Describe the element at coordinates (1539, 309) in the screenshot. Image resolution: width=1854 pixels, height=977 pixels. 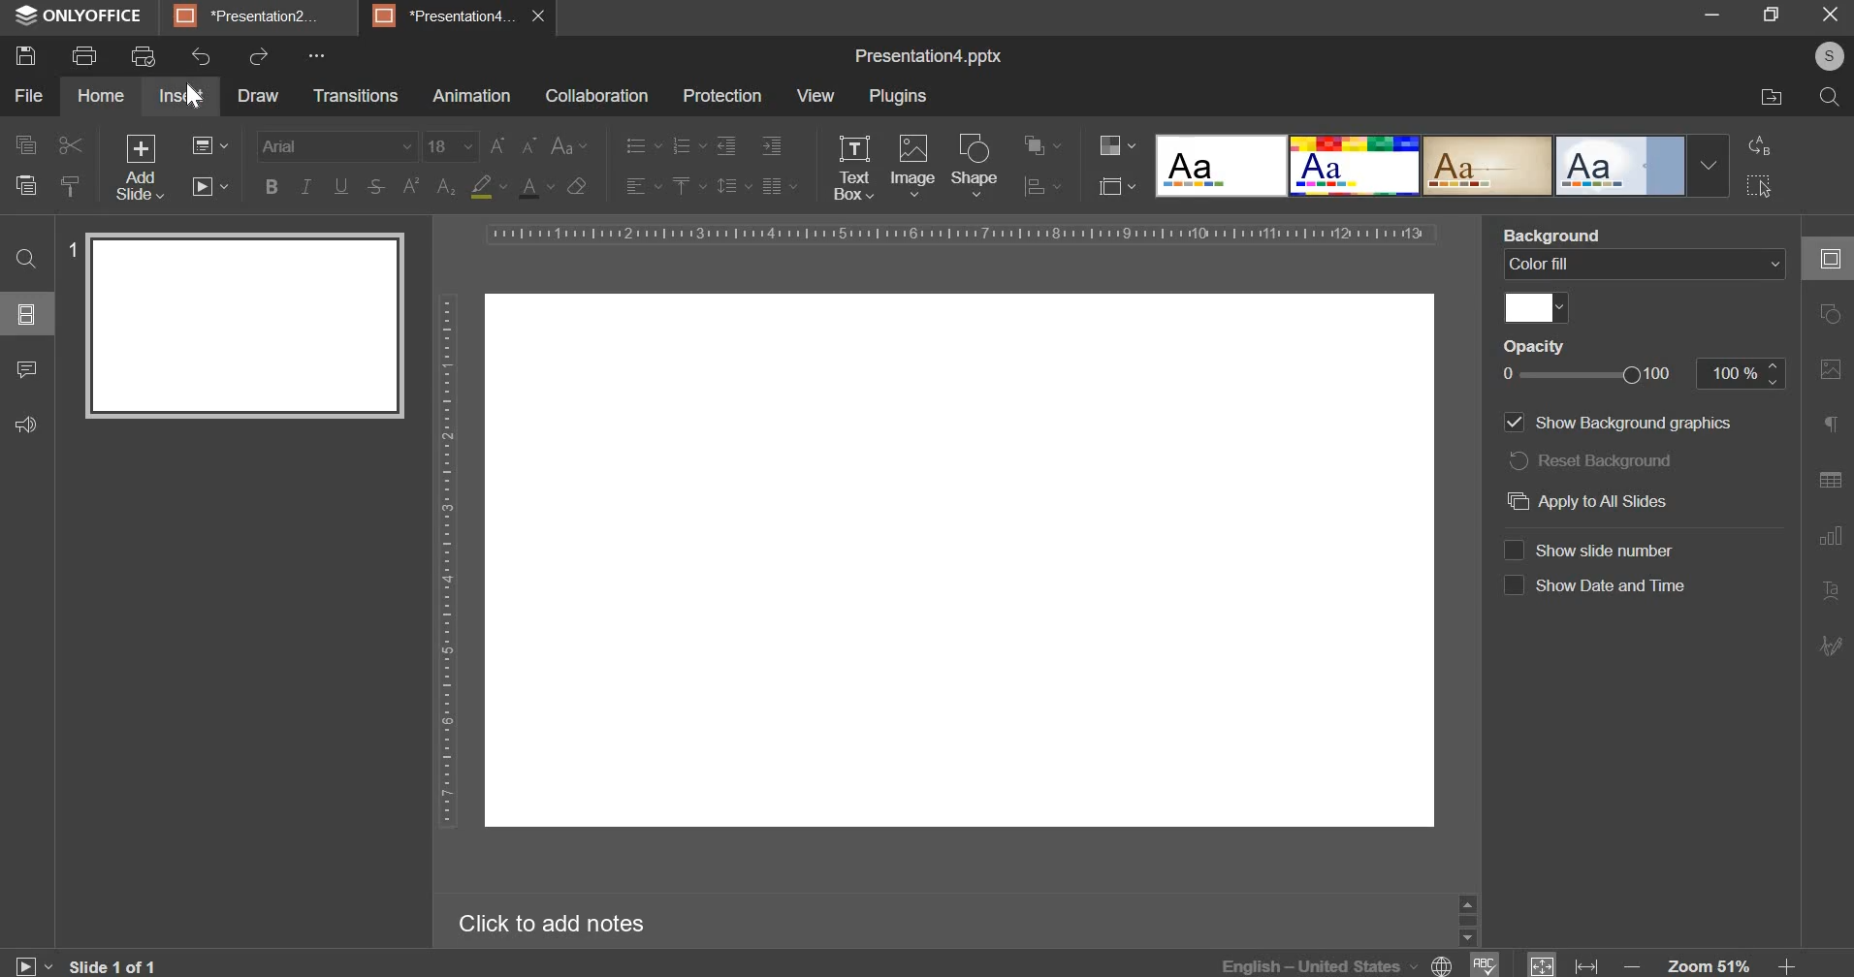
I see `fill color` at that location.